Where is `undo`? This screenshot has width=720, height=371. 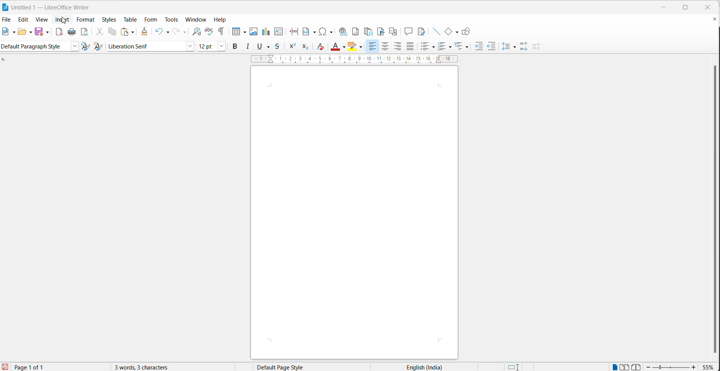 undo is located at coordinates (158, 31).